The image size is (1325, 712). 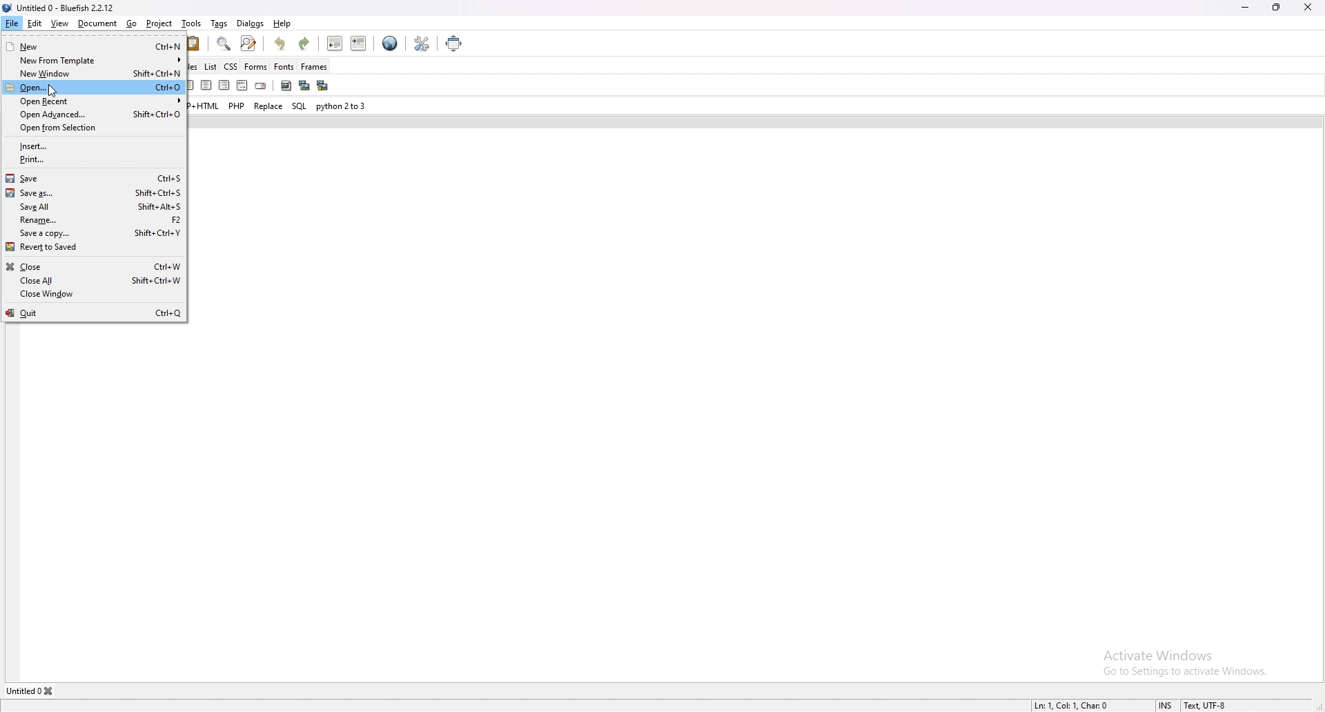 I want to click on Untitled 0, so click(x=23, y=691).